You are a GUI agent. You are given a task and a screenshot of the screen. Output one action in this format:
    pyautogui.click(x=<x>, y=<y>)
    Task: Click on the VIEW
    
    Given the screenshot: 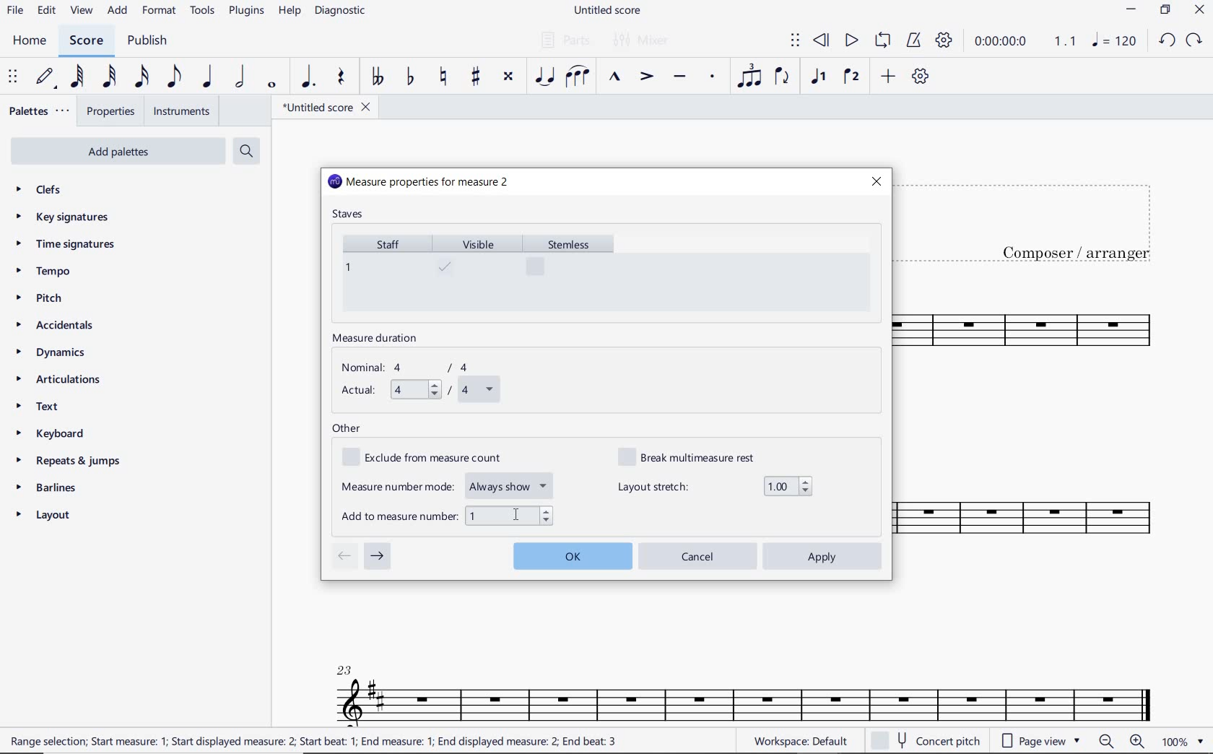 What is the action you would take?
    pyautogui.click(x=82, y=12)
    